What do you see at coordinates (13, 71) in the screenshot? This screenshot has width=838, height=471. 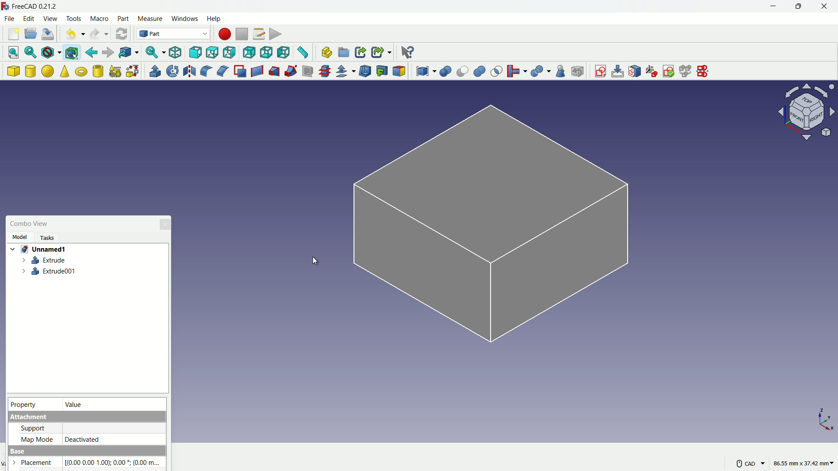 I see `cube` at bounding box center [13, 71].